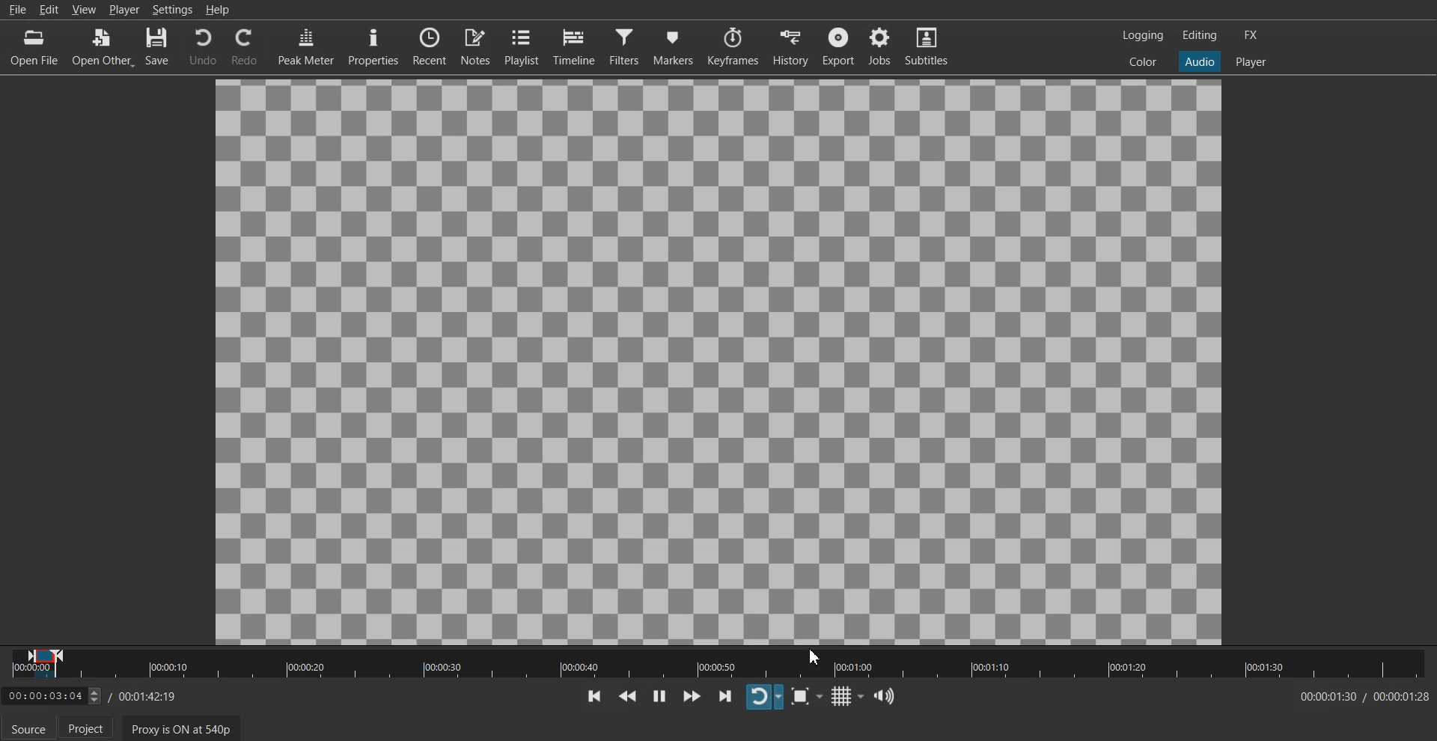  I want to click on Play Quickly Backwards, so click(627, 696).